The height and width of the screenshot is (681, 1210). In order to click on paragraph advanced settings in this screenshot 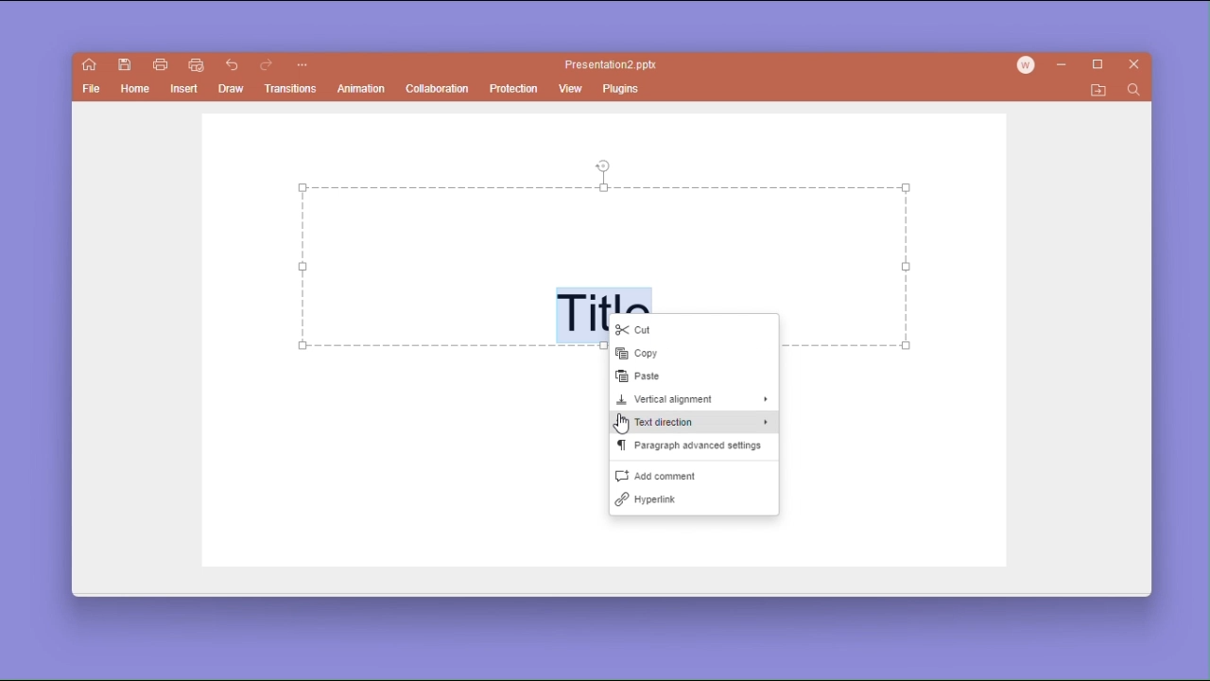, I will do `click(692, 449)`.